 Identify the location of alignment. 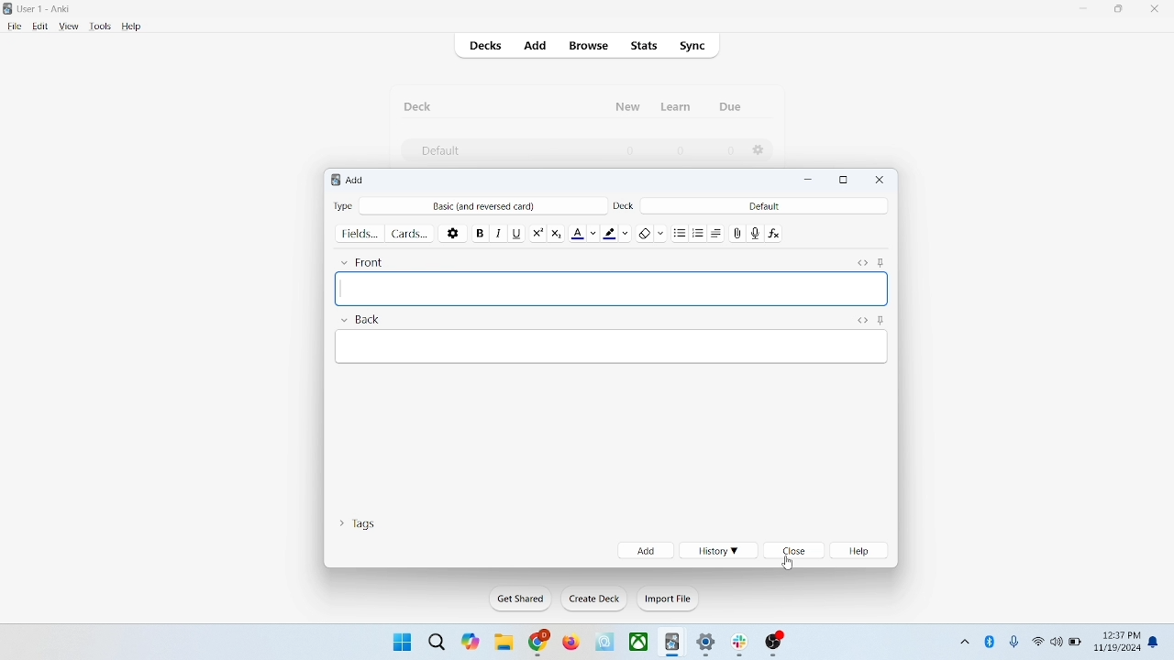
(721, 233).